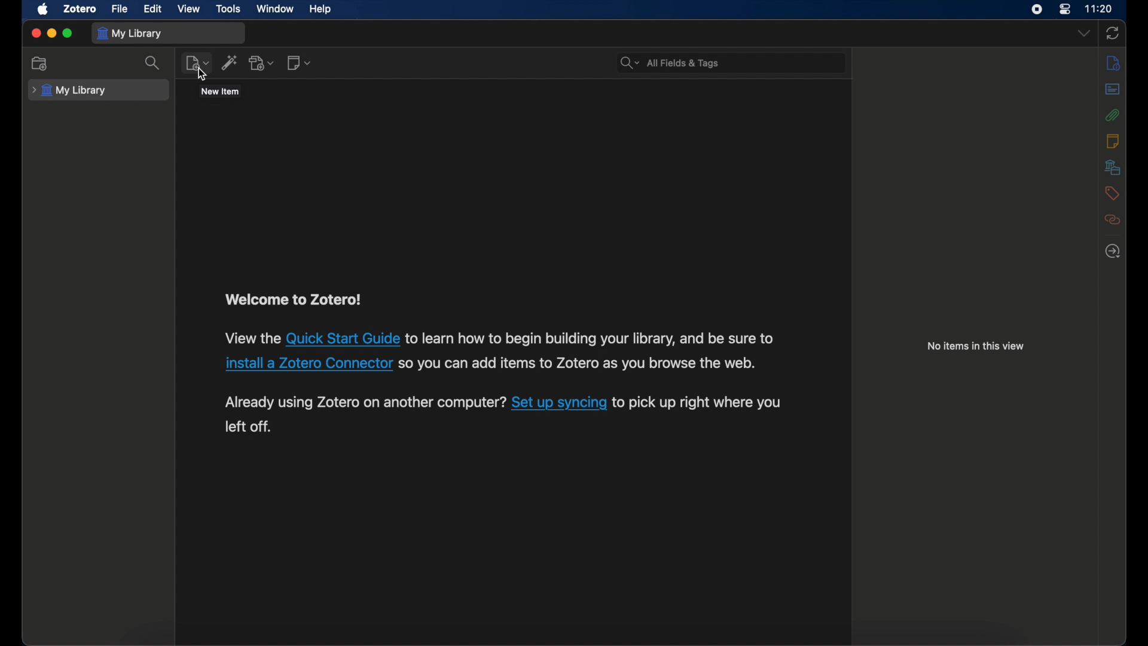 This screenshot has width=1148, height=646. What do you see at coordinates (1084, 32) in the screenshot?
I see `dropdown` at bounding box center [1084, 32].